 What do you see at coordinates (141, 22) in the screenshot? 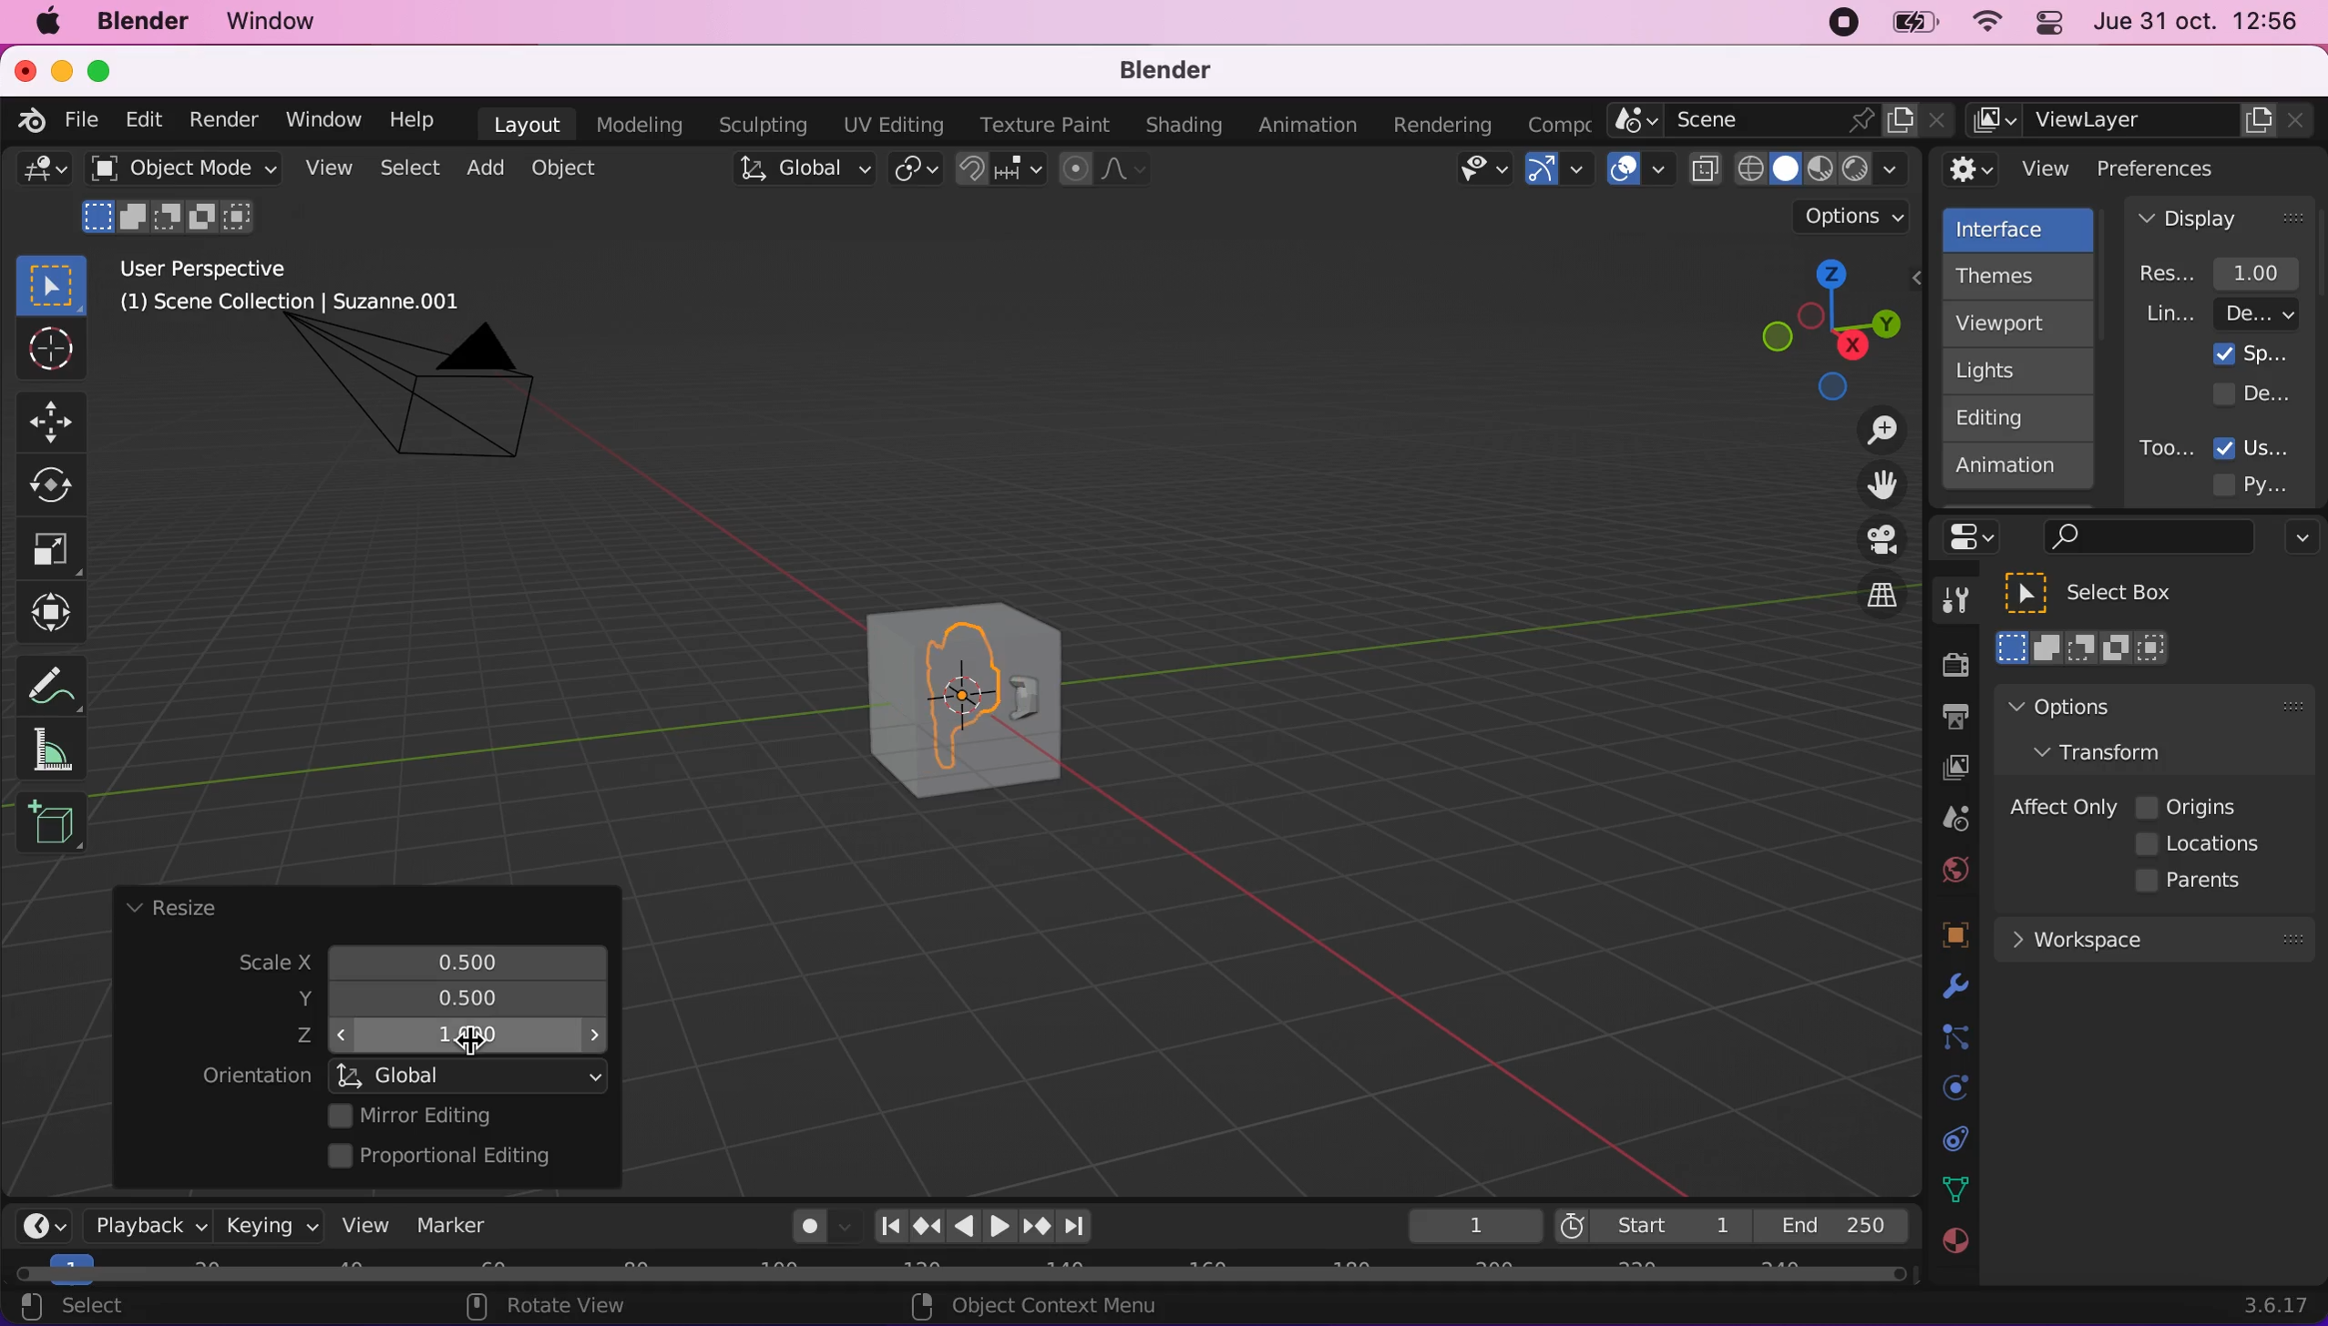
I see `blender` at bounding box center [141, 22].